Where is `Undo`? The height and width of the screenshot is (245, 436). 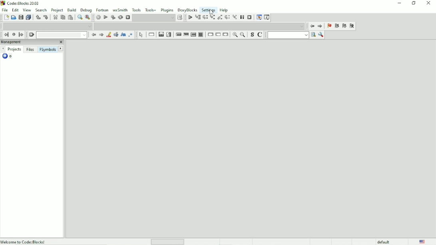
Undo is located at coordinates (37, 17).